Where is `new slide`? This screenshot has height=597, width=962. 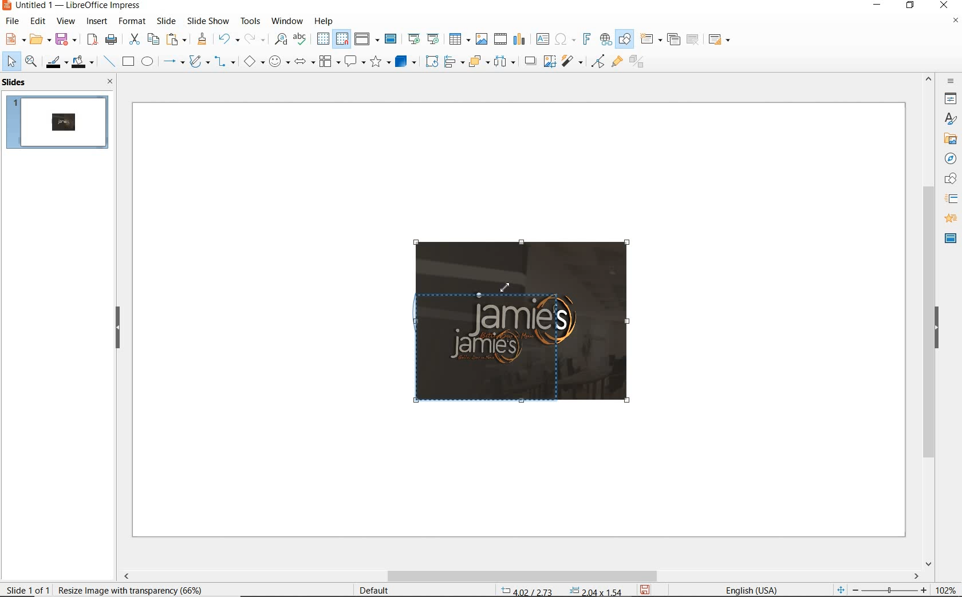
new slide is located at coordinates (650, 39).